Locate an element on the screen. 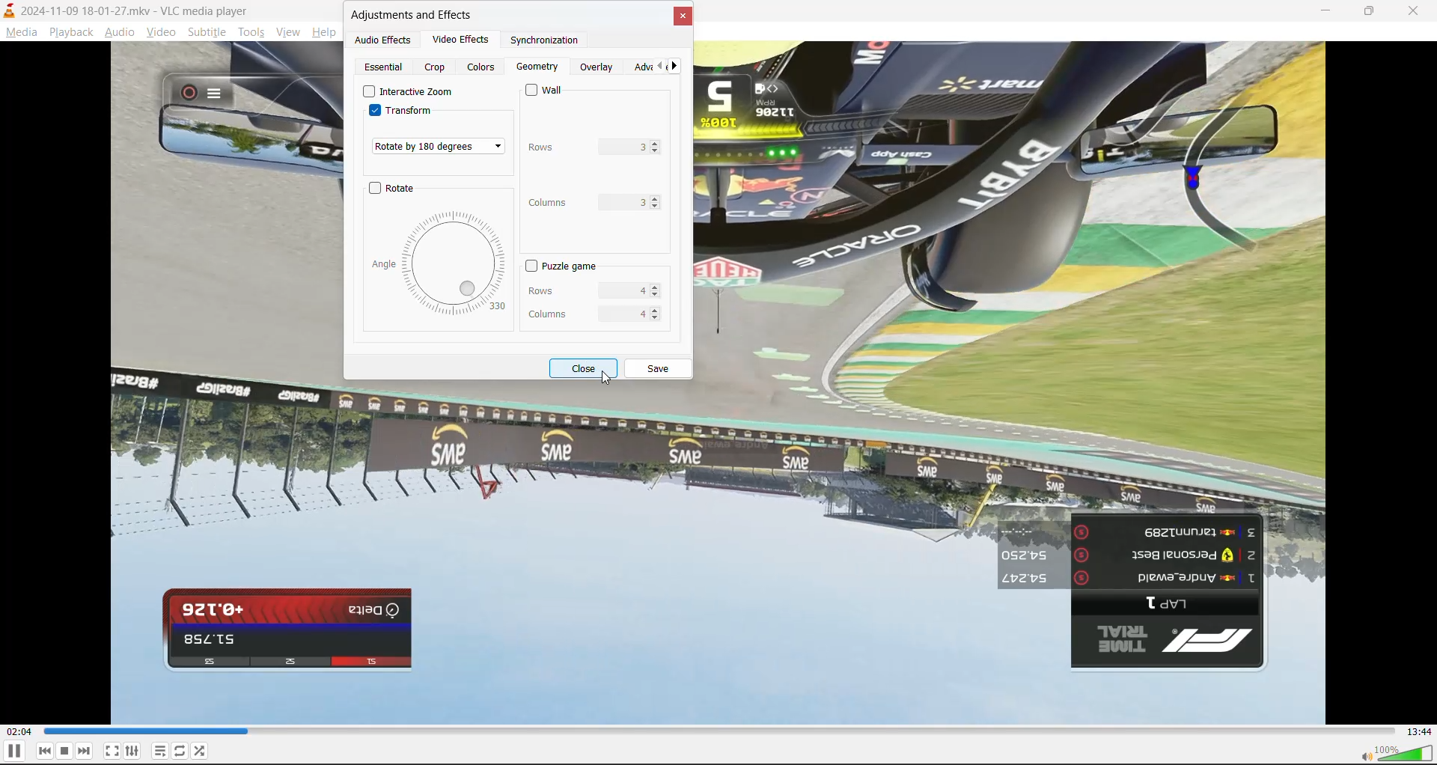 This screenshot has height=765, width=1437. adjustments and  effects is located at coordinates (414, 16).